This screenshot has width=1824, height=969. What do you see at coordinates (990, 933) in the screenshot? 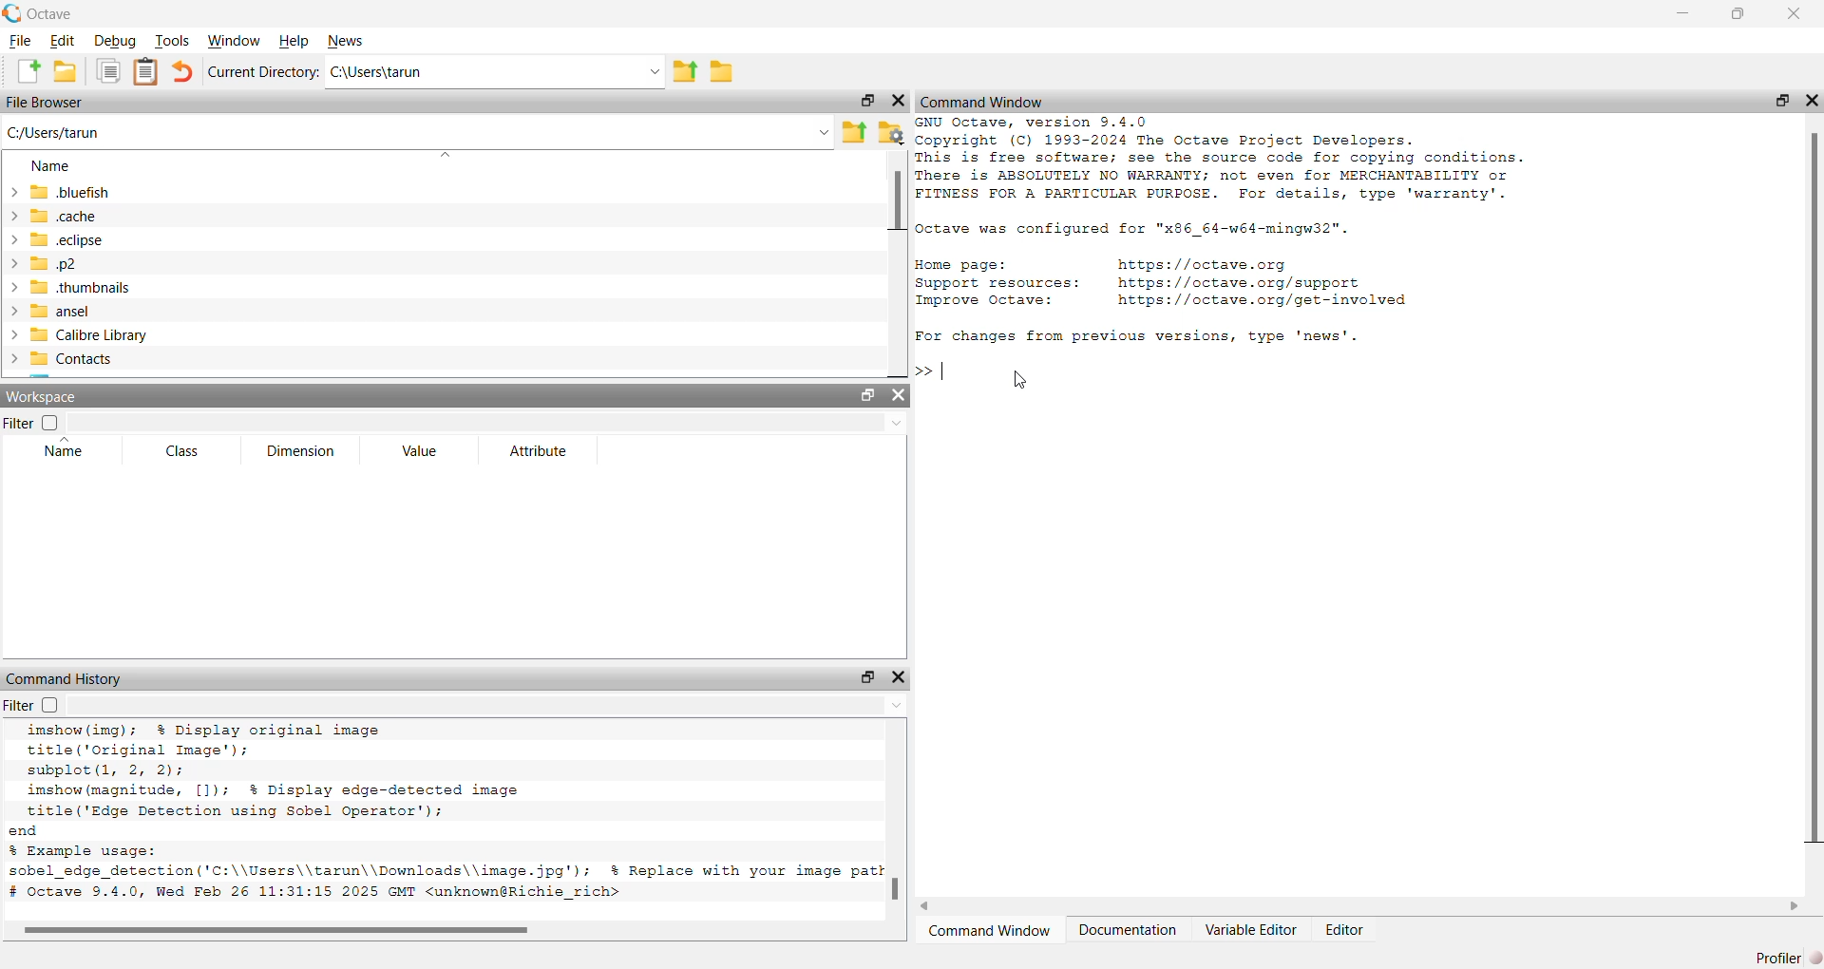
I see `Command Window` at bounding box center [990, 933].